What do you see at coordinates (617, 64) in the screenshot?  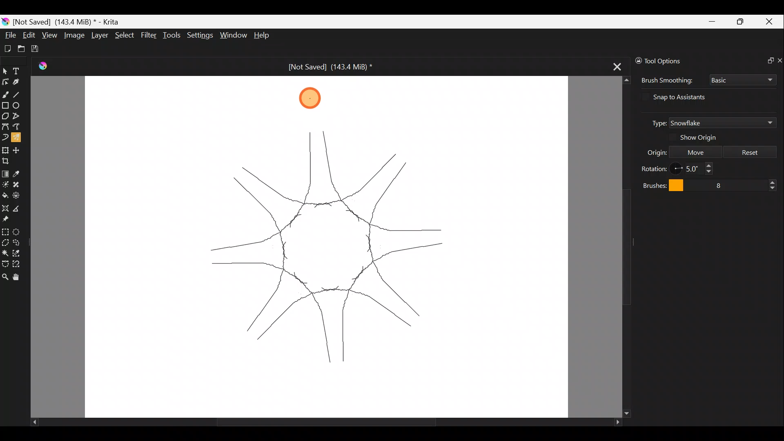 I see `Close tab` at bounding box center [617, 64].